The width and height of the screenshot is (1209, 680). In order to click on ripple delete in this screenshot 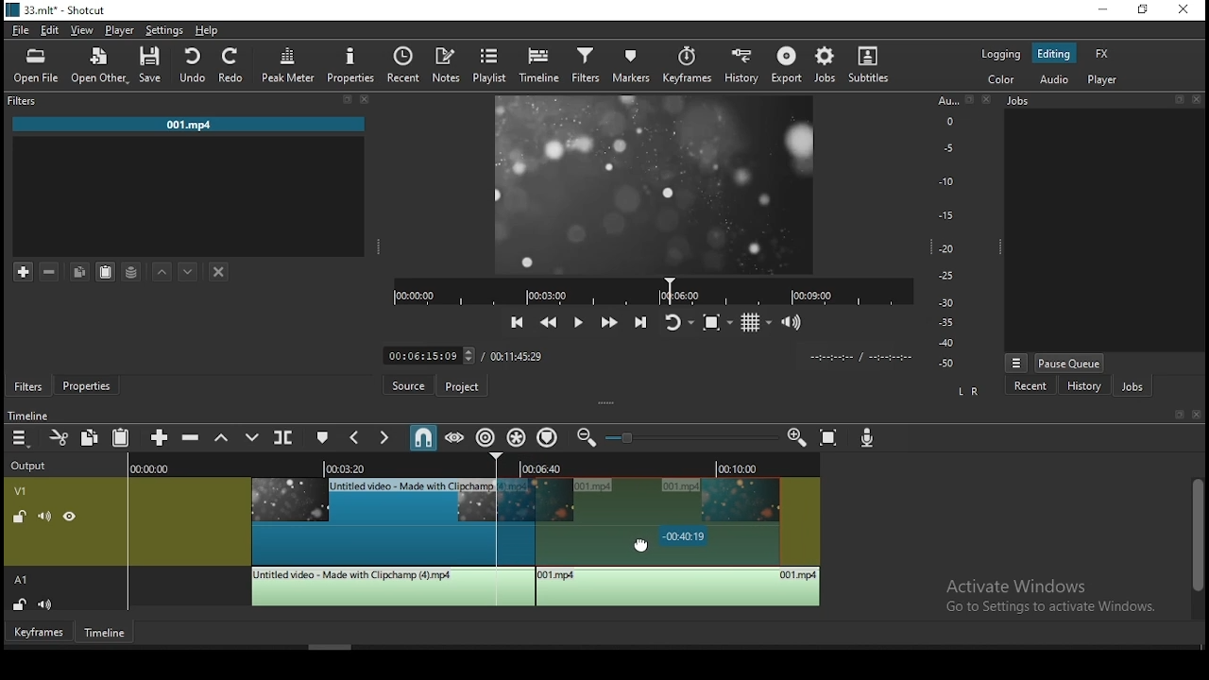, I will do `click(192, 438)`.